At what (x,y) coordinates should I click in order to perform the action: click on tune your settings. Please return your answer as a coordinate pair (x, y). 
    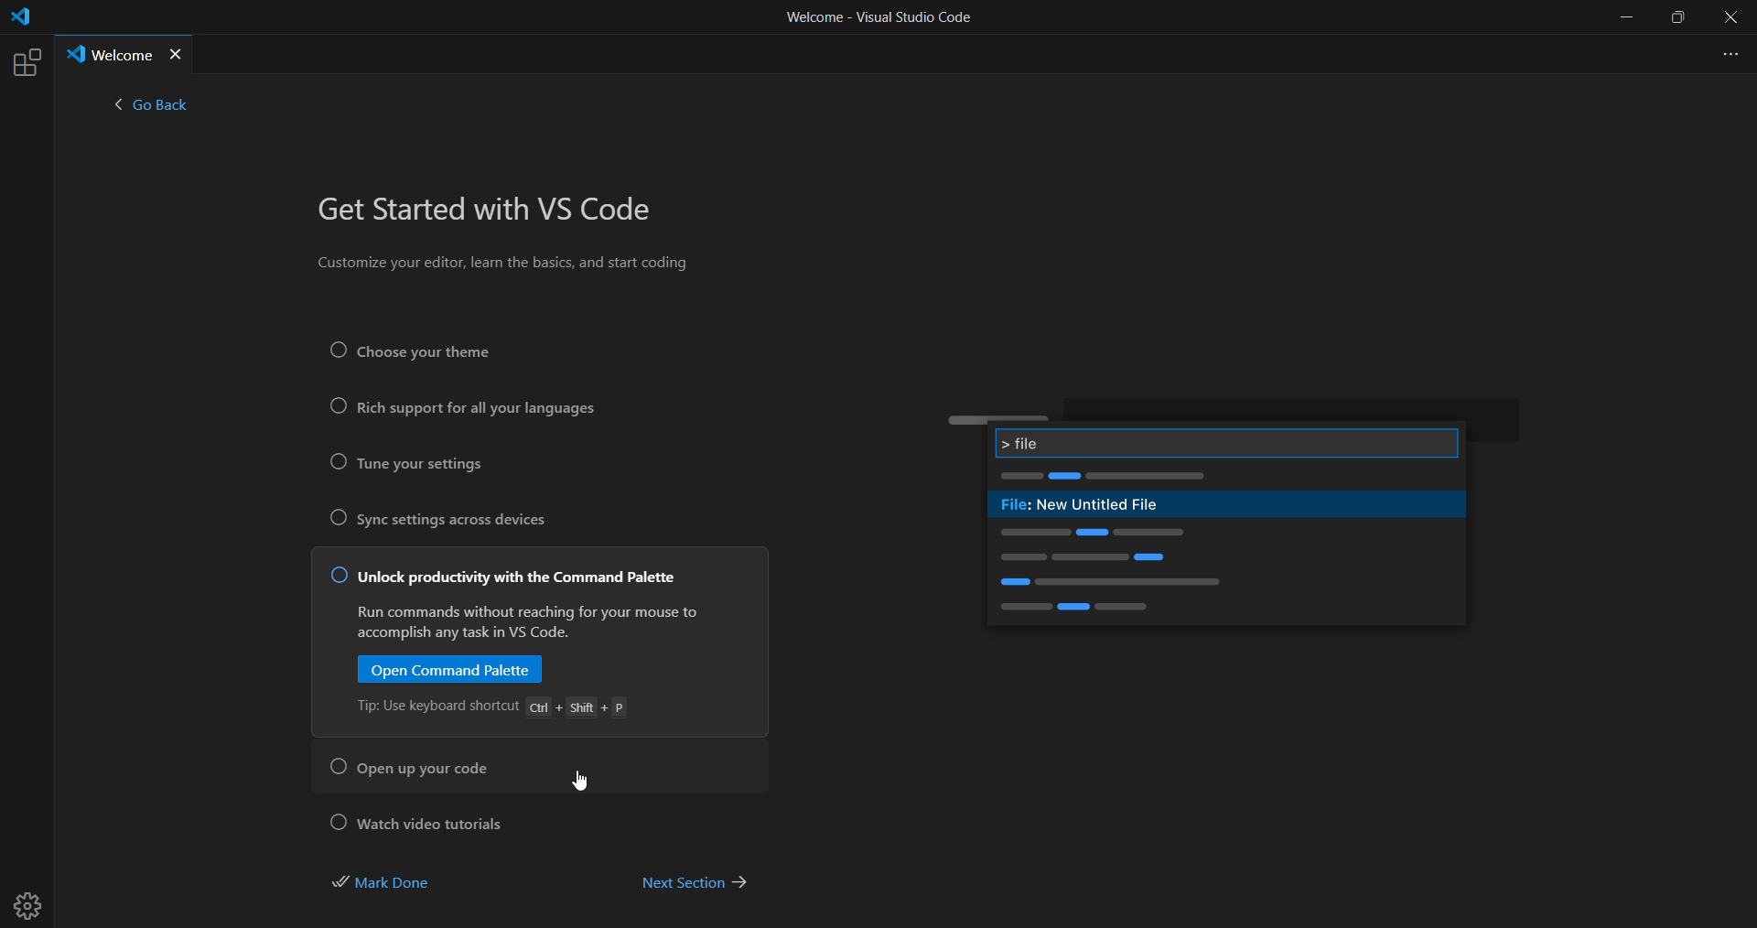
    Looking at the image, I should click on (415, 465).